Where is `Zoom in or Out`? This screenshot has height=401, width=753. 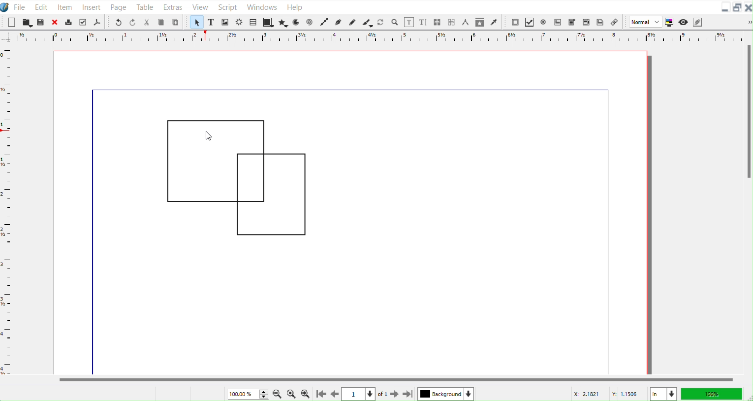
Zoom in or Out is located at coordinates (394, 22).